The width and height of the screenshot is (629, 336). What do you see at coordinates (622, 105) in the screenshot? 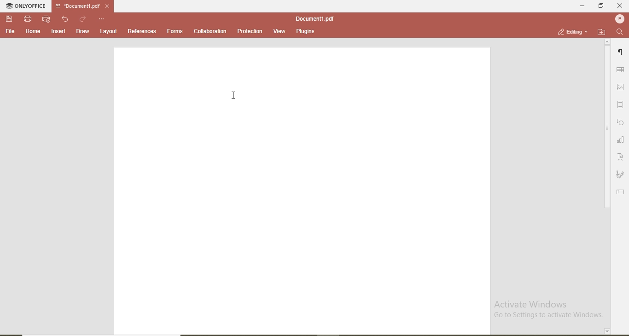
I see `margin` at bounding box center [622, 105].